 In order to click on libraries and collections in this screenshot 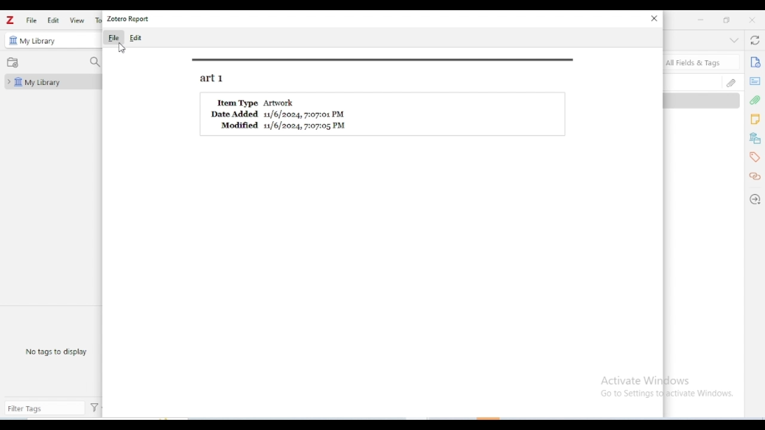, I will do `click(755, 139)`.